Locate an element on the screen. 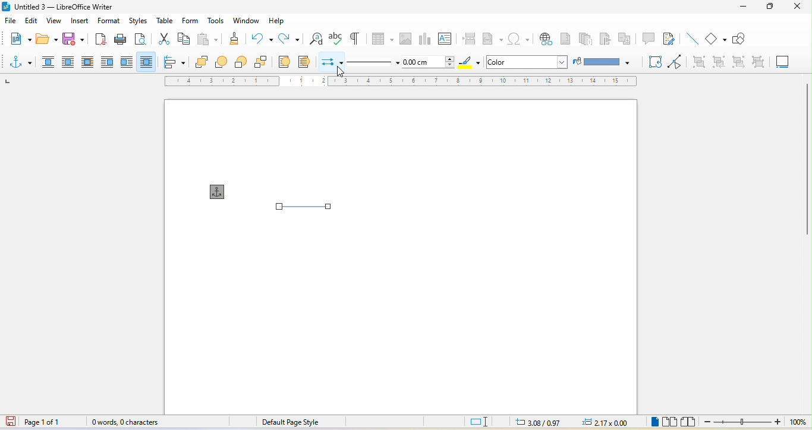 This screenshot has width=812, height=430. click to save the document is located at coordinates (11, 423).